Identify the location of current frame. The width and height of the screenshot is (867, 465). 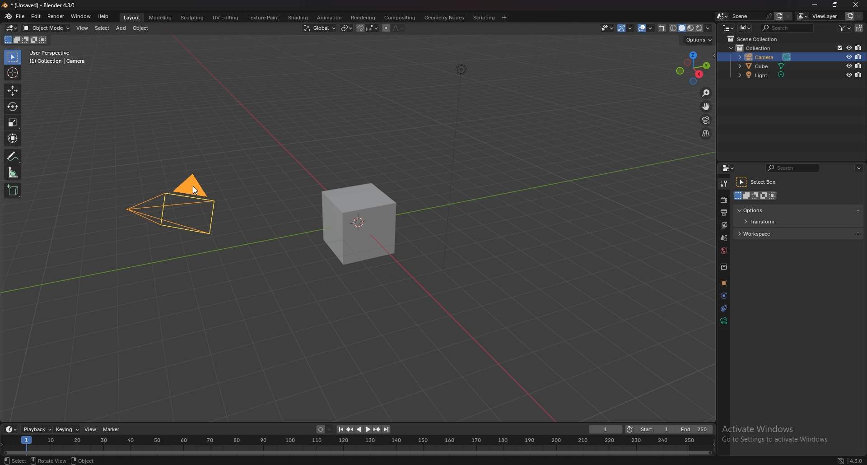
(606, 430).